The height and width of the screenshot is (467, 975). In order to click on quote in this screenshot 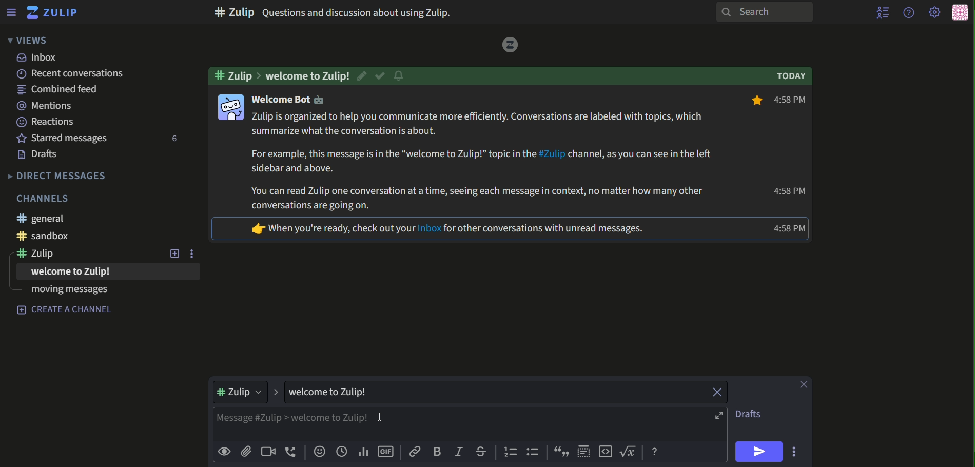, I will do `click(562, 453)`.